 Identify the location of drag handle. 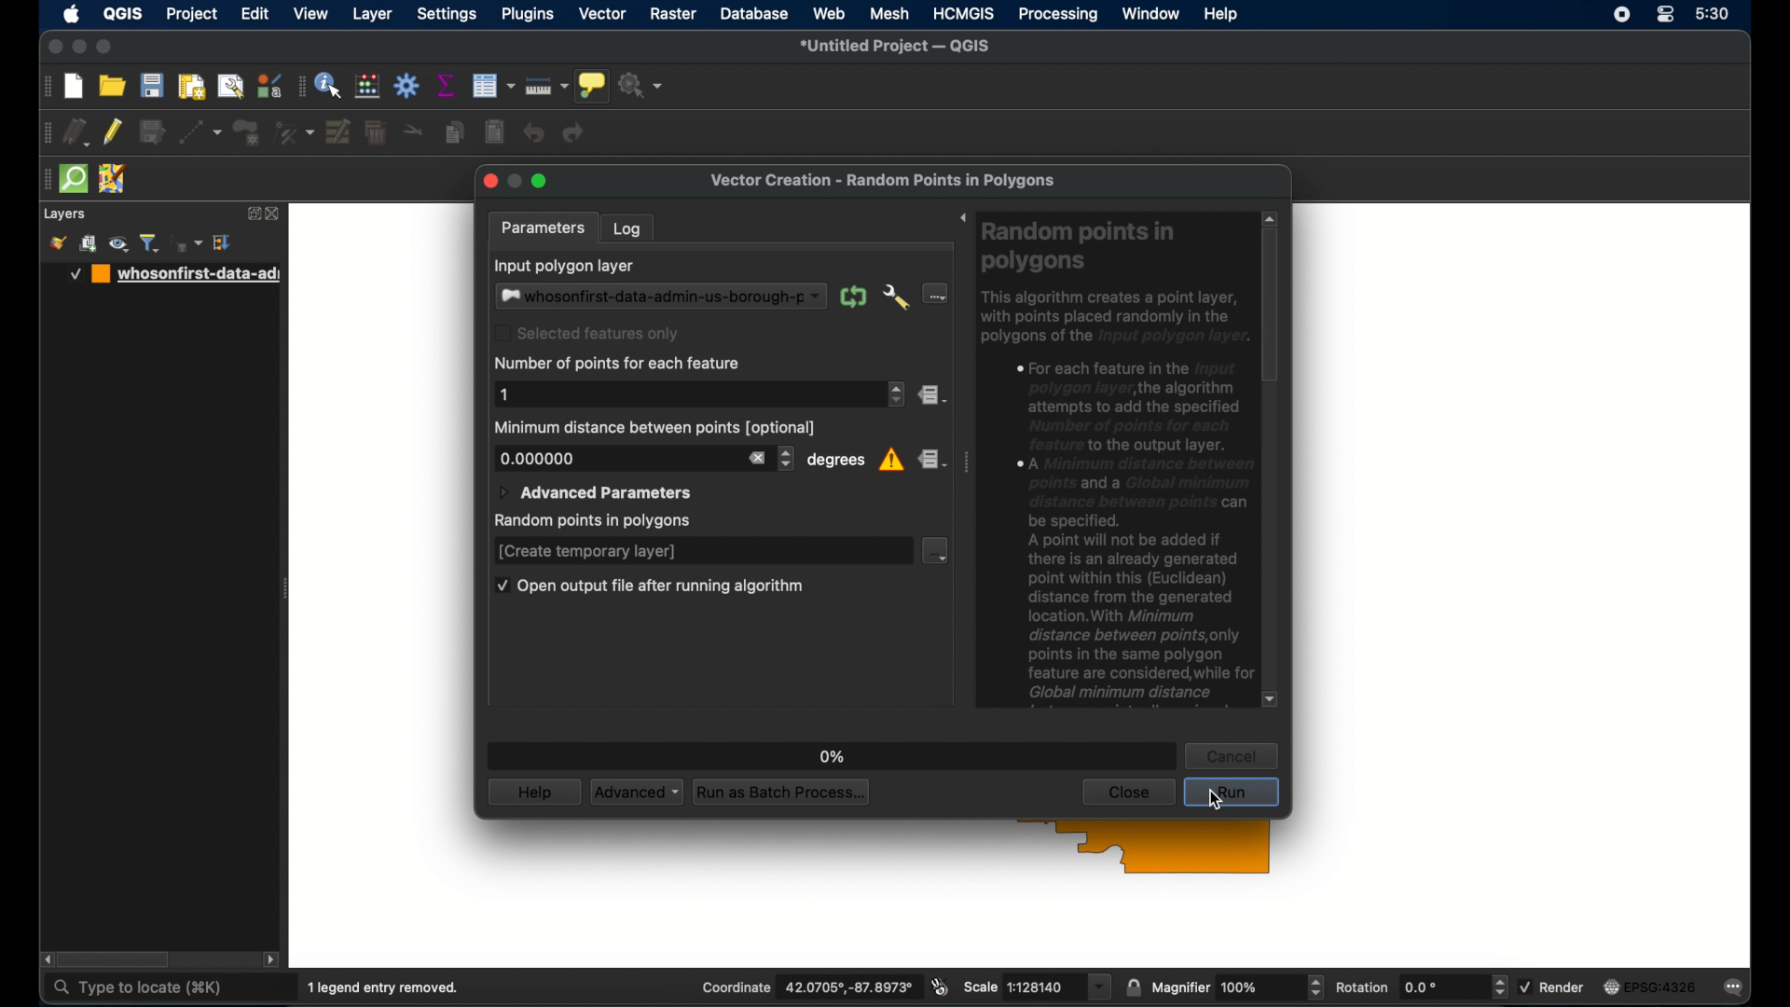
(299, 86).